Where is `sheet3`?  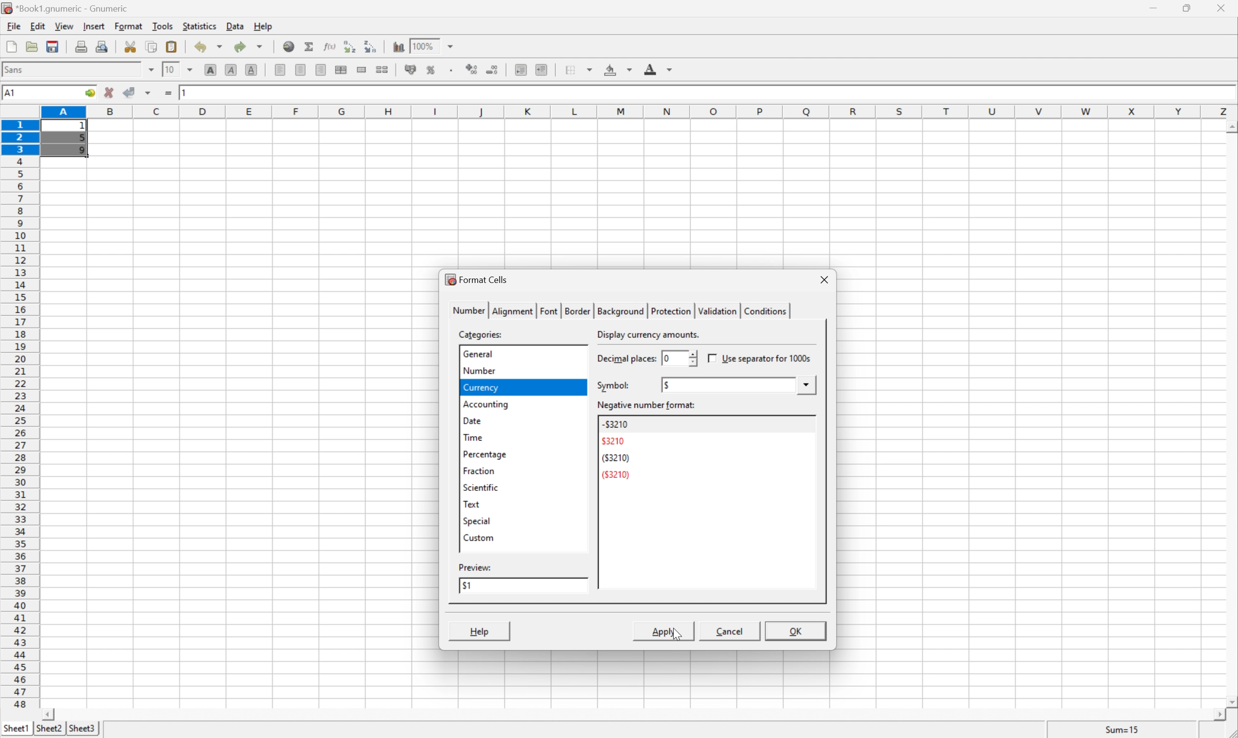
sheet3 is located at coordinates (82, 729).